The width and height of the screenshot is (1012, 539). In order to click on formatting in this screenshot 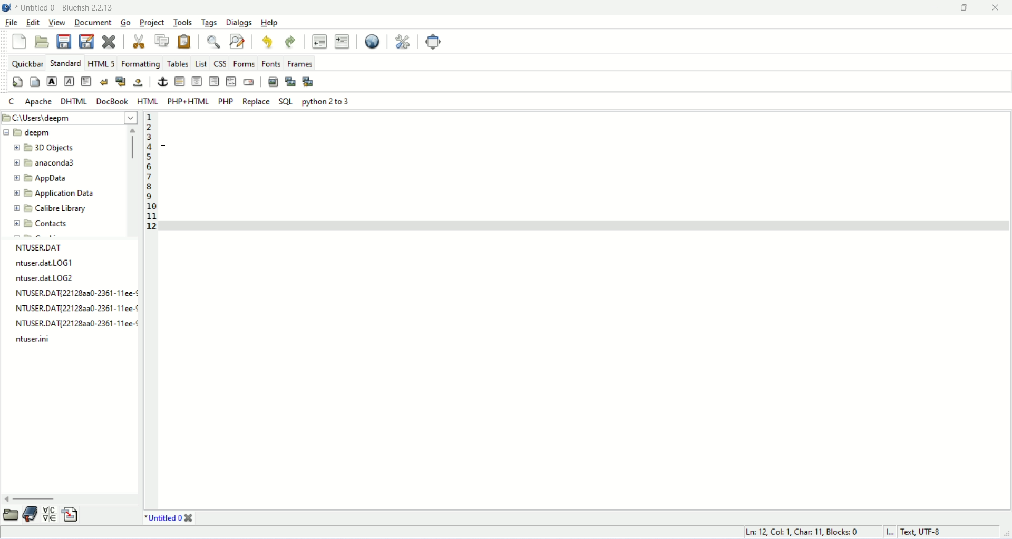, I will do `click(142, 64)`.